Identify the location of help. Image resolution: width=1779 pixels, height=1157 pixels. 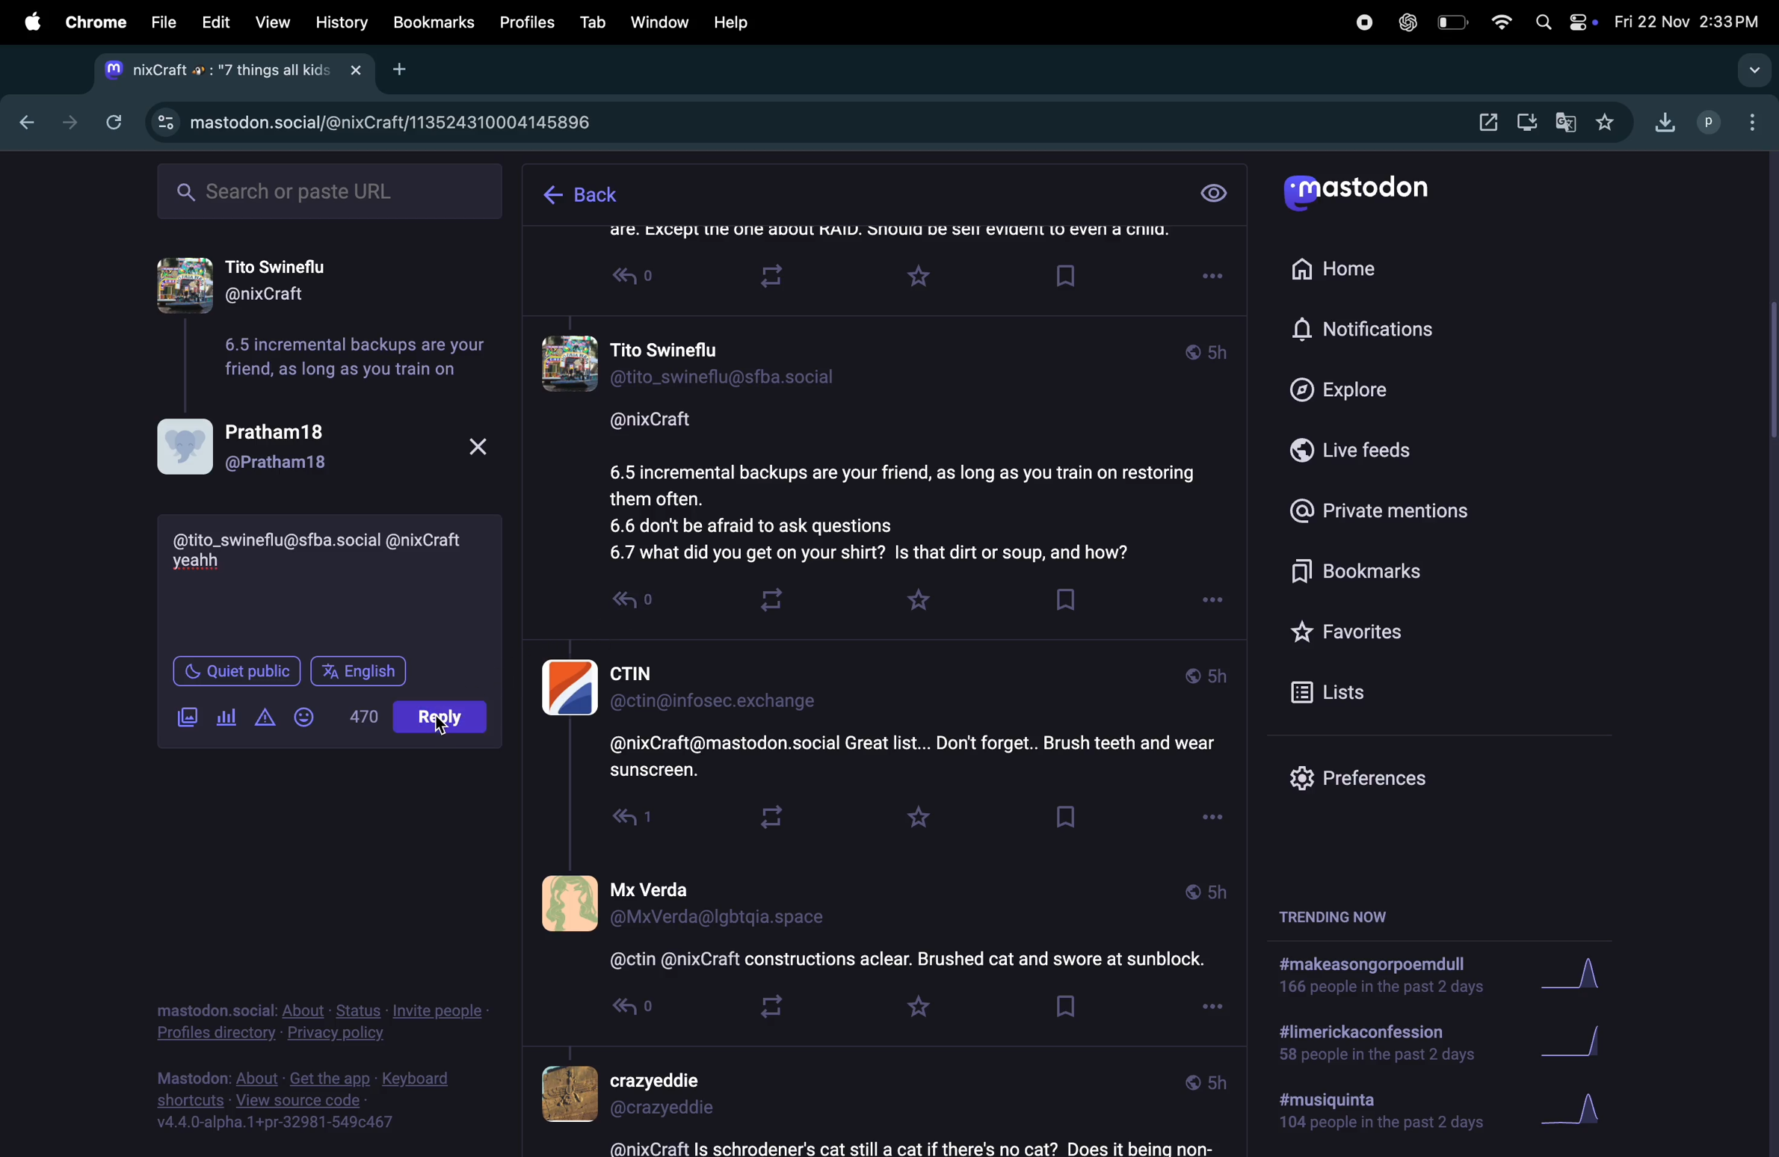
(736, 22).